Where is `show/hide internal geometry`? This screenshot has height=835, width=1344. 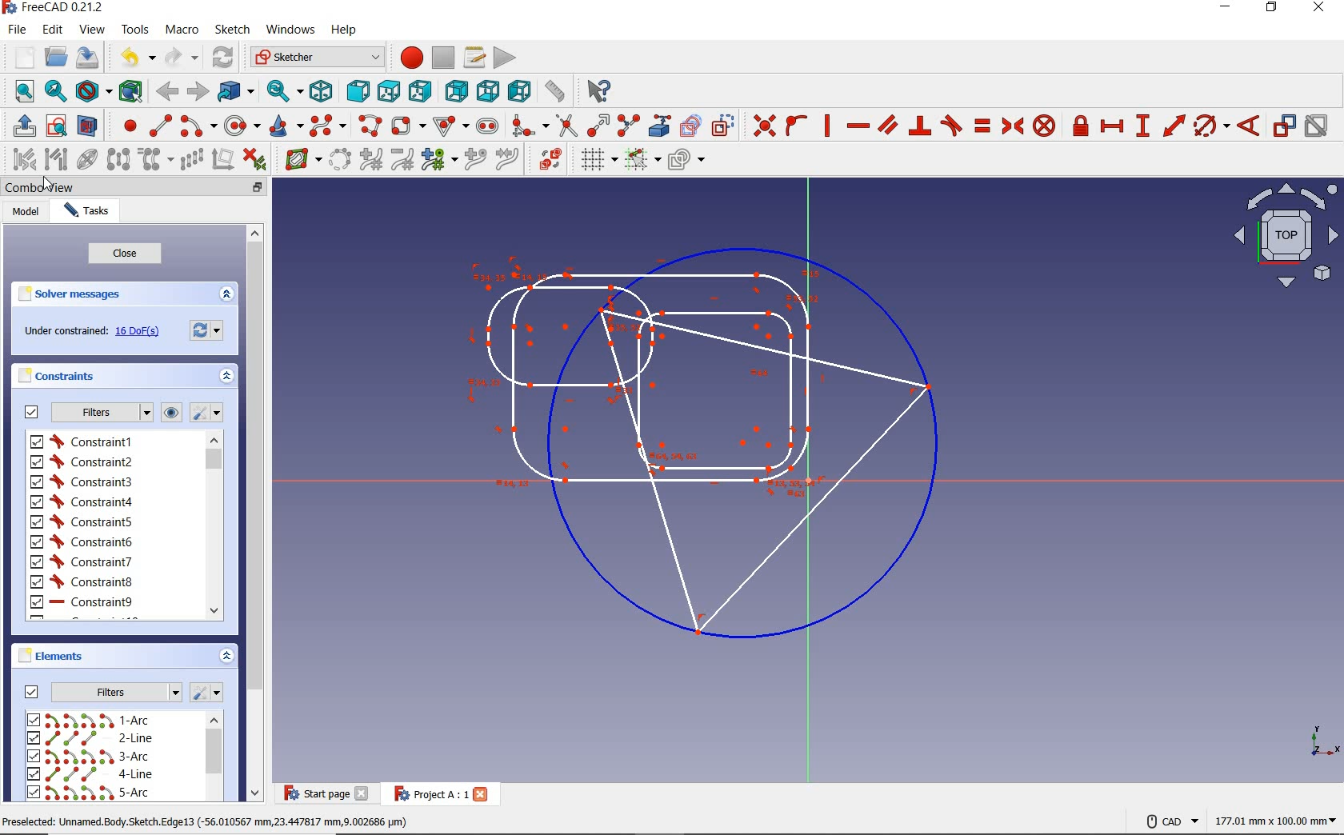
show/hide internal geometry is located at coordinates (87, 158).